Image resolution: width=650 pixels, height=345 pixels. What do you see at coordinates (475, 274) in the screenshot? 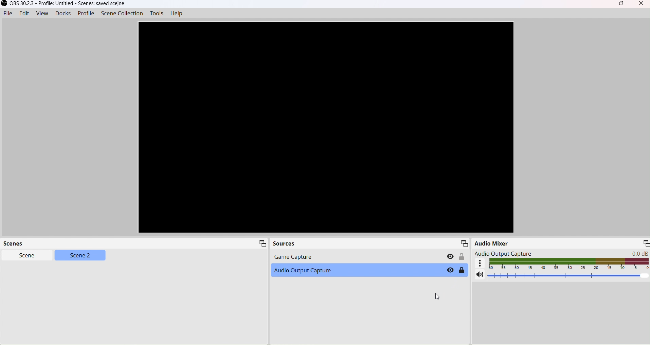
I see `Volume mute/unmute` at bounding box center [475, 274].